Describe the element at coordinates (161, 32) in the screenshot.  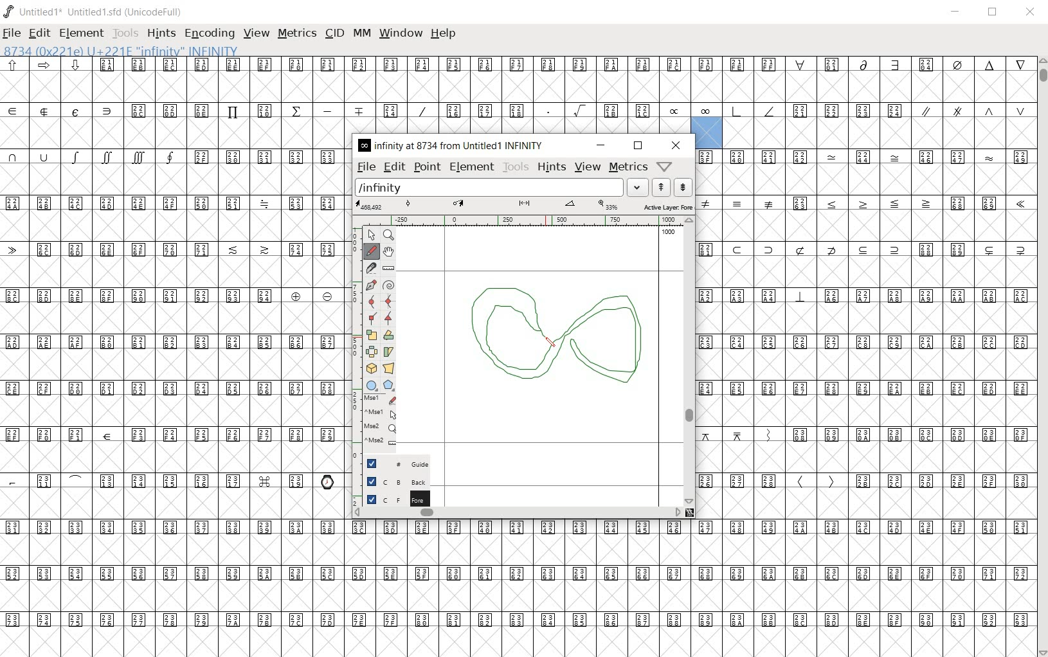
I see `hints` at that location.